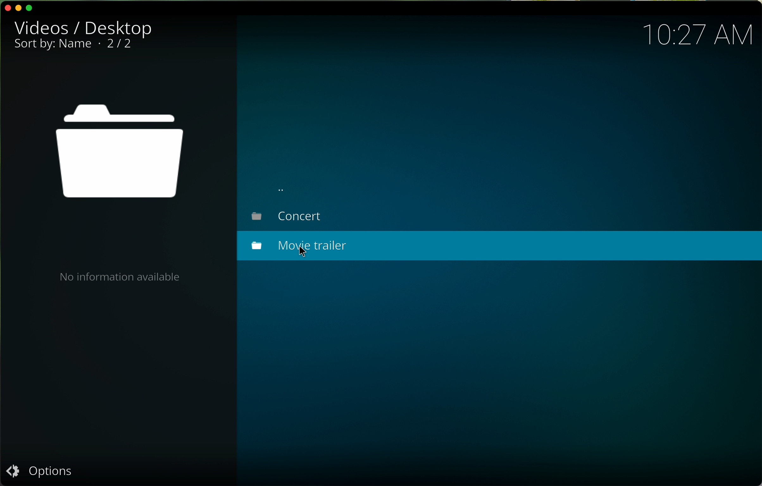 The image size is (762, 486). Describe the element at coordinates (696, 35) in the screenshot. I see `hour` at that location.